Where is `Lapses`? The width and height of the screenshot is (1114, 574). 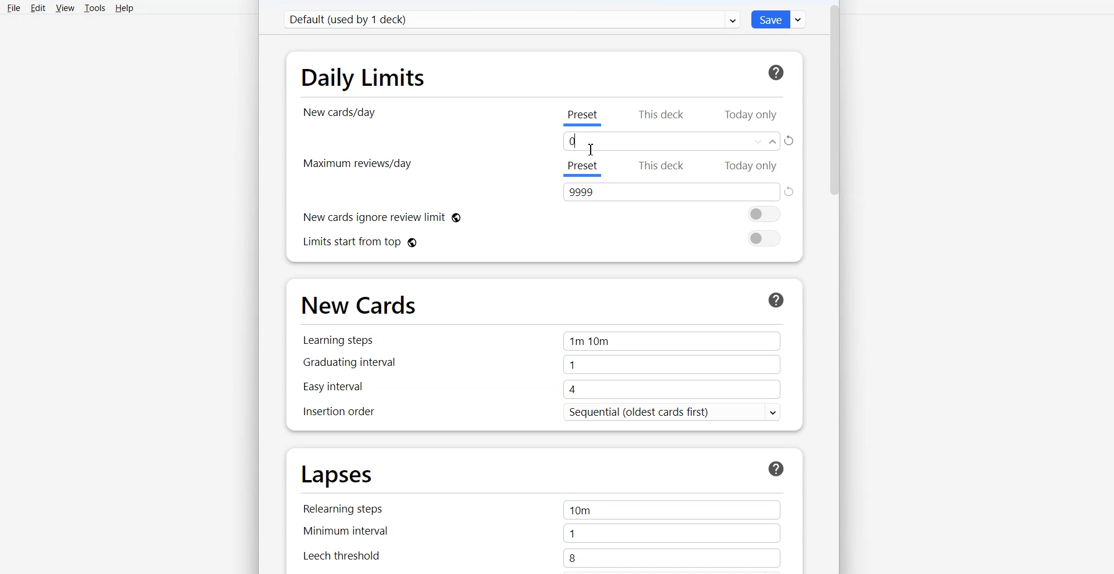 Lapses is located at coordinates (340, 476).